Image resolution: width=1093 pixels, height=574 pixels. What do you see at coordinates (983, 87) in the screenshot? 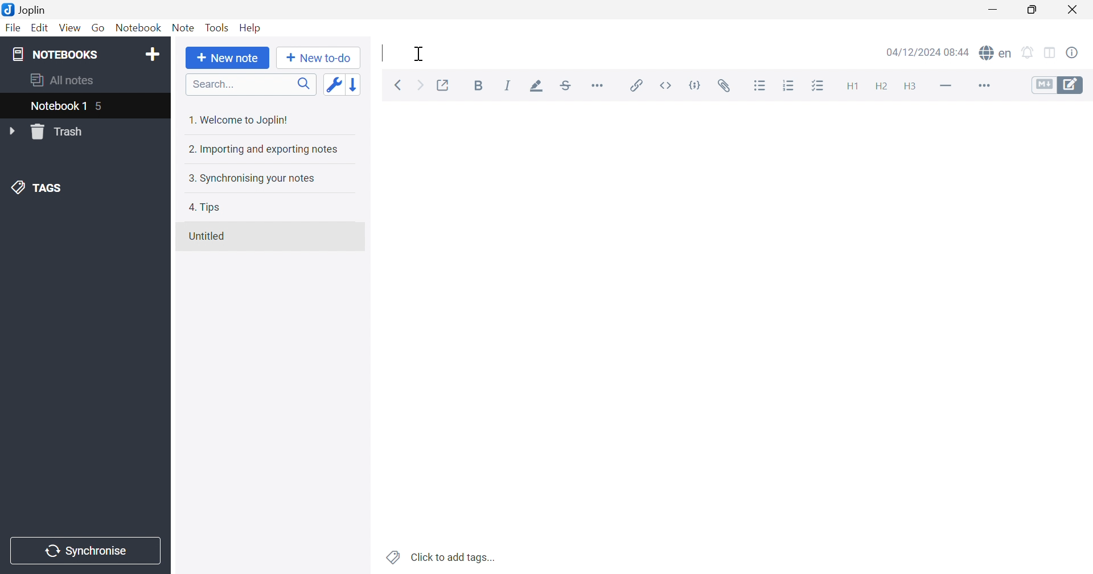
I see `More` at bounding box center [983, 87].